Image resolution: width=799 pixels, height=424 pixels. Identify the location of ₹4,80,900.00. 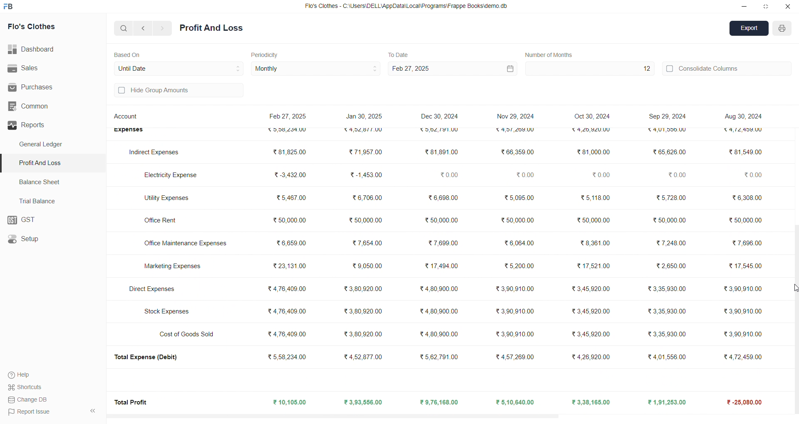
(440, 334).